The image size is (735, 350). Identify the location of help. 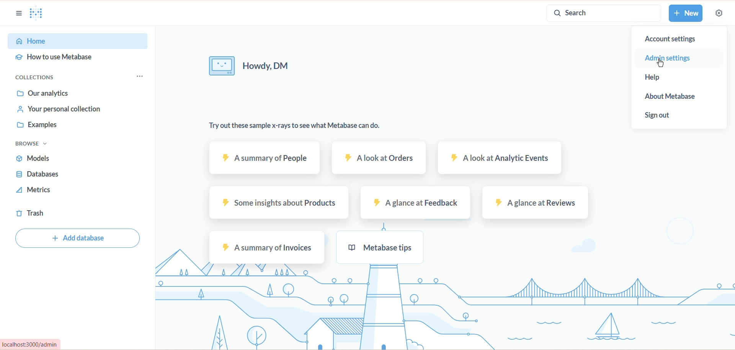
(658, 78).